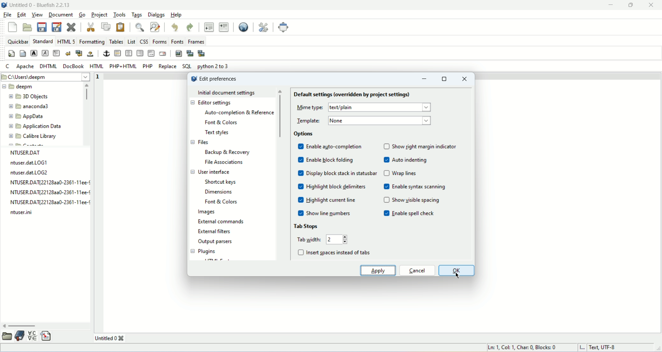  I want to click on email, so click(163, 54).